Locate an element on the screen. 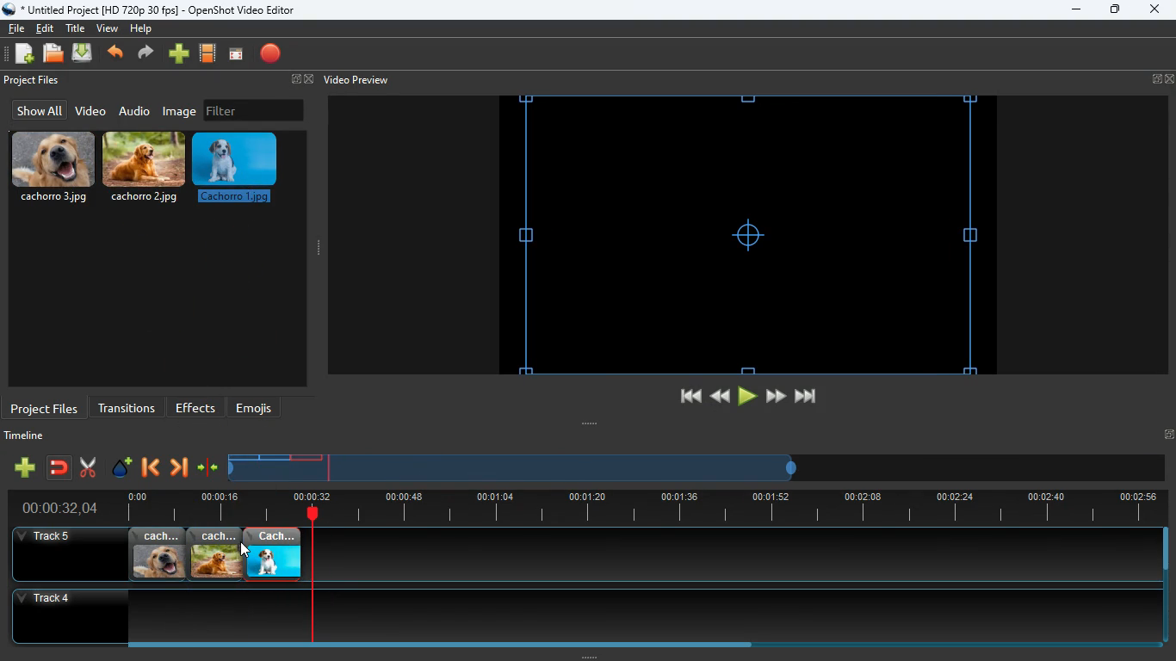 The image size is (1176, 661). Horizontal slide bar is located at coordinates (633, 645).